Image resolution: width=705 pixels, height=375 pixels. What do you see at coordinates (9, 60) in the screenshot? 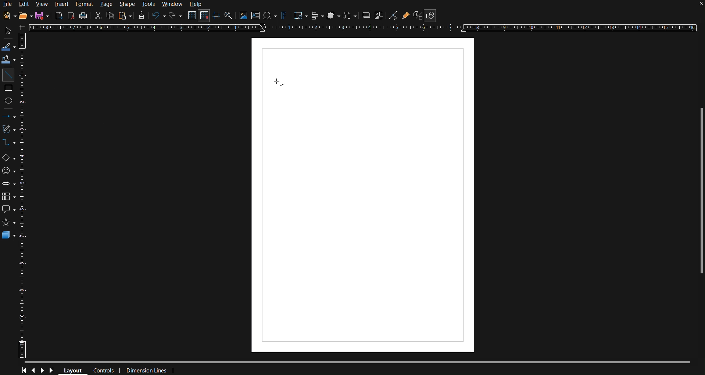
I see `Fill Color` at bounding box center [9, 60].